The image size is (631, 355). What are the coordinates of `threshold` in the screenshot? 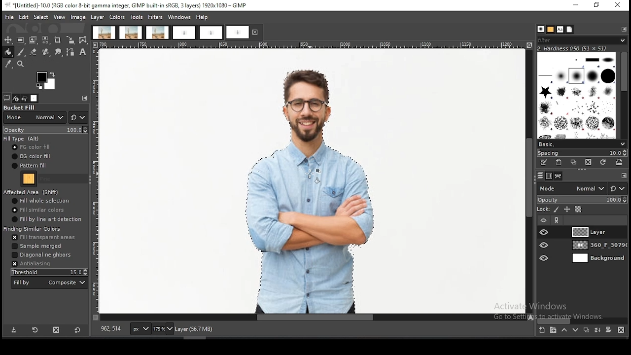 It's located at (48, 272).